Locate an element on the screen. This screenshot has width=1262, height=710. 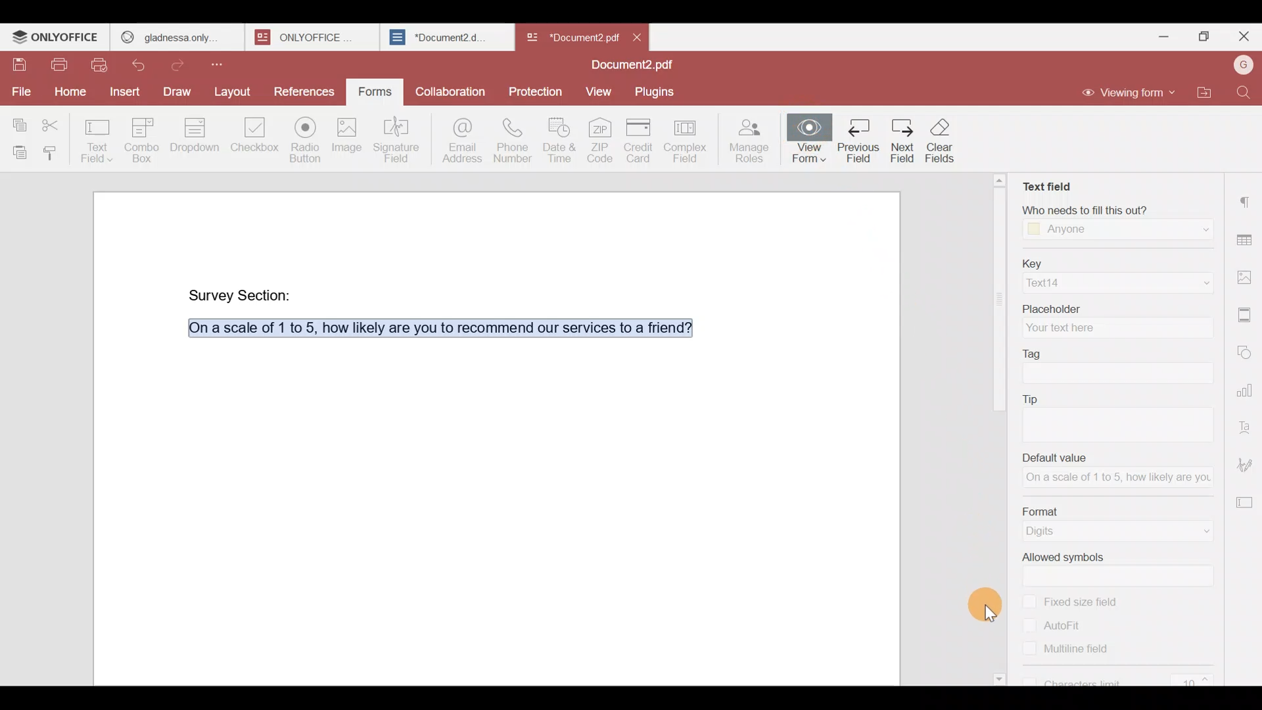
Paste is located at coordinates (16, 150).